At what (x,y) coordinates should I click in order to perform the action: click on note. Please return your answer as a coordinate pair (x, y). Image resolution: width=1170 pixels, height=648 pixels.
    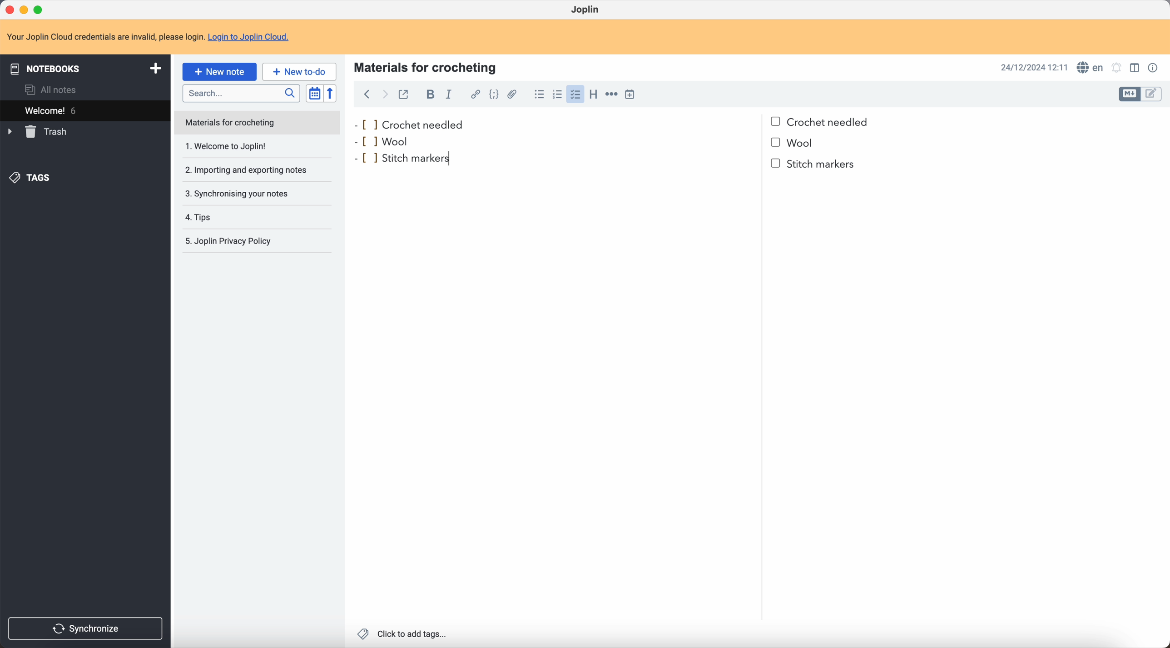
    Looking at the image, I should click on (258, 123).